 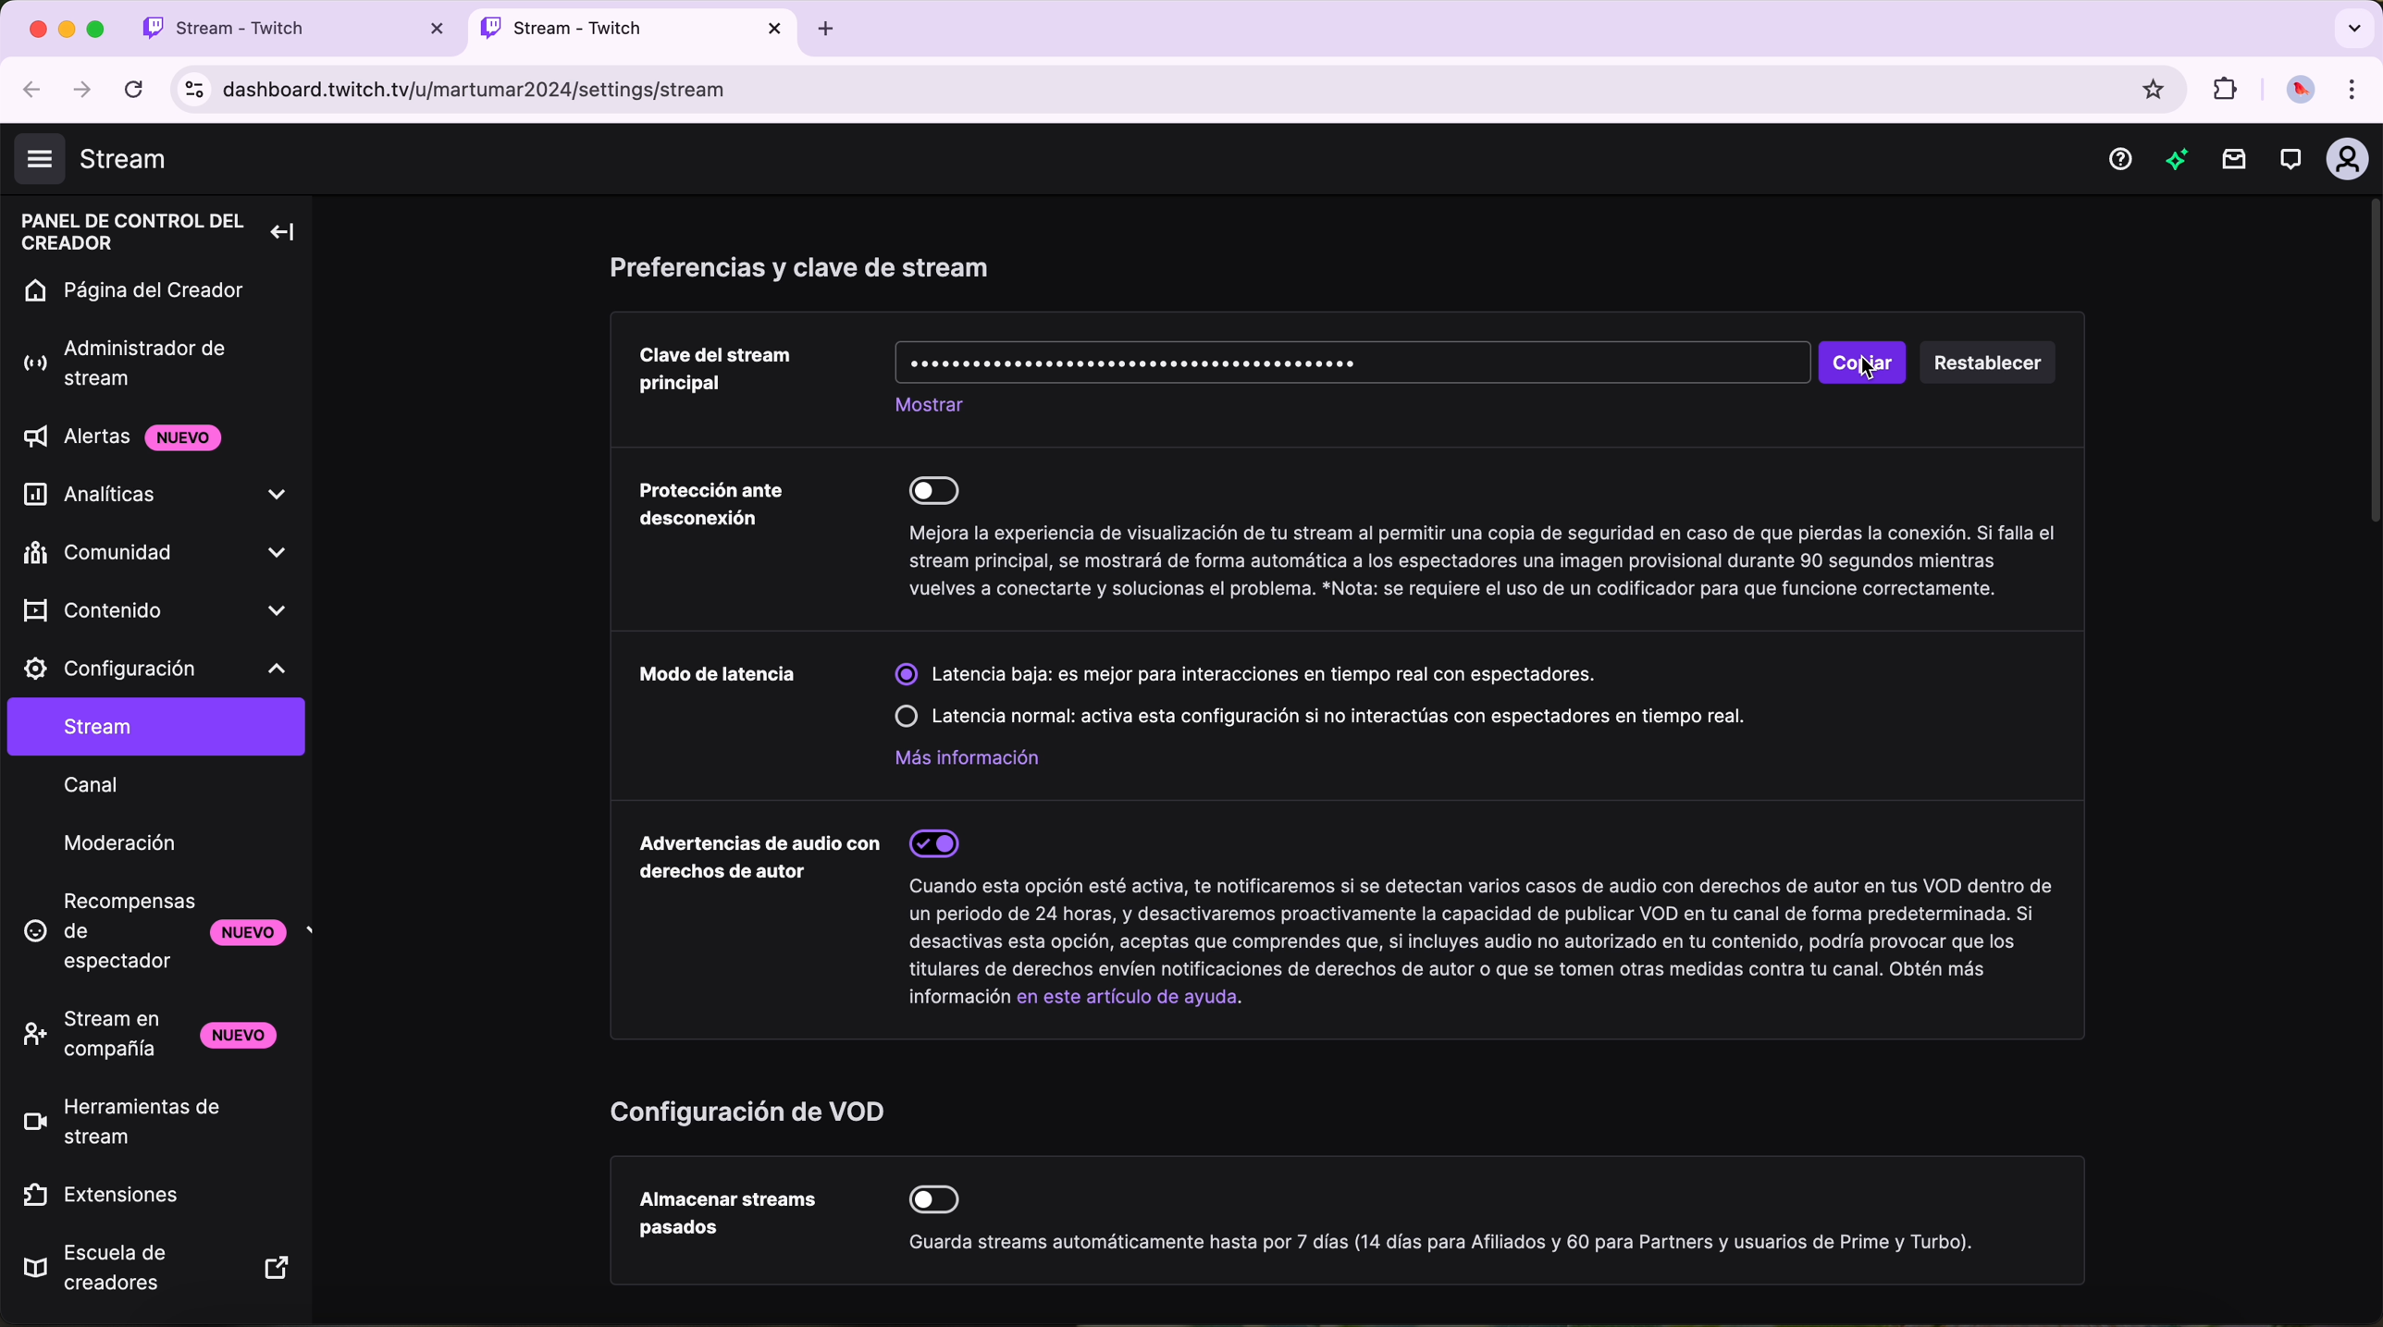 I want to click on description, so click(x=1475, y=562).